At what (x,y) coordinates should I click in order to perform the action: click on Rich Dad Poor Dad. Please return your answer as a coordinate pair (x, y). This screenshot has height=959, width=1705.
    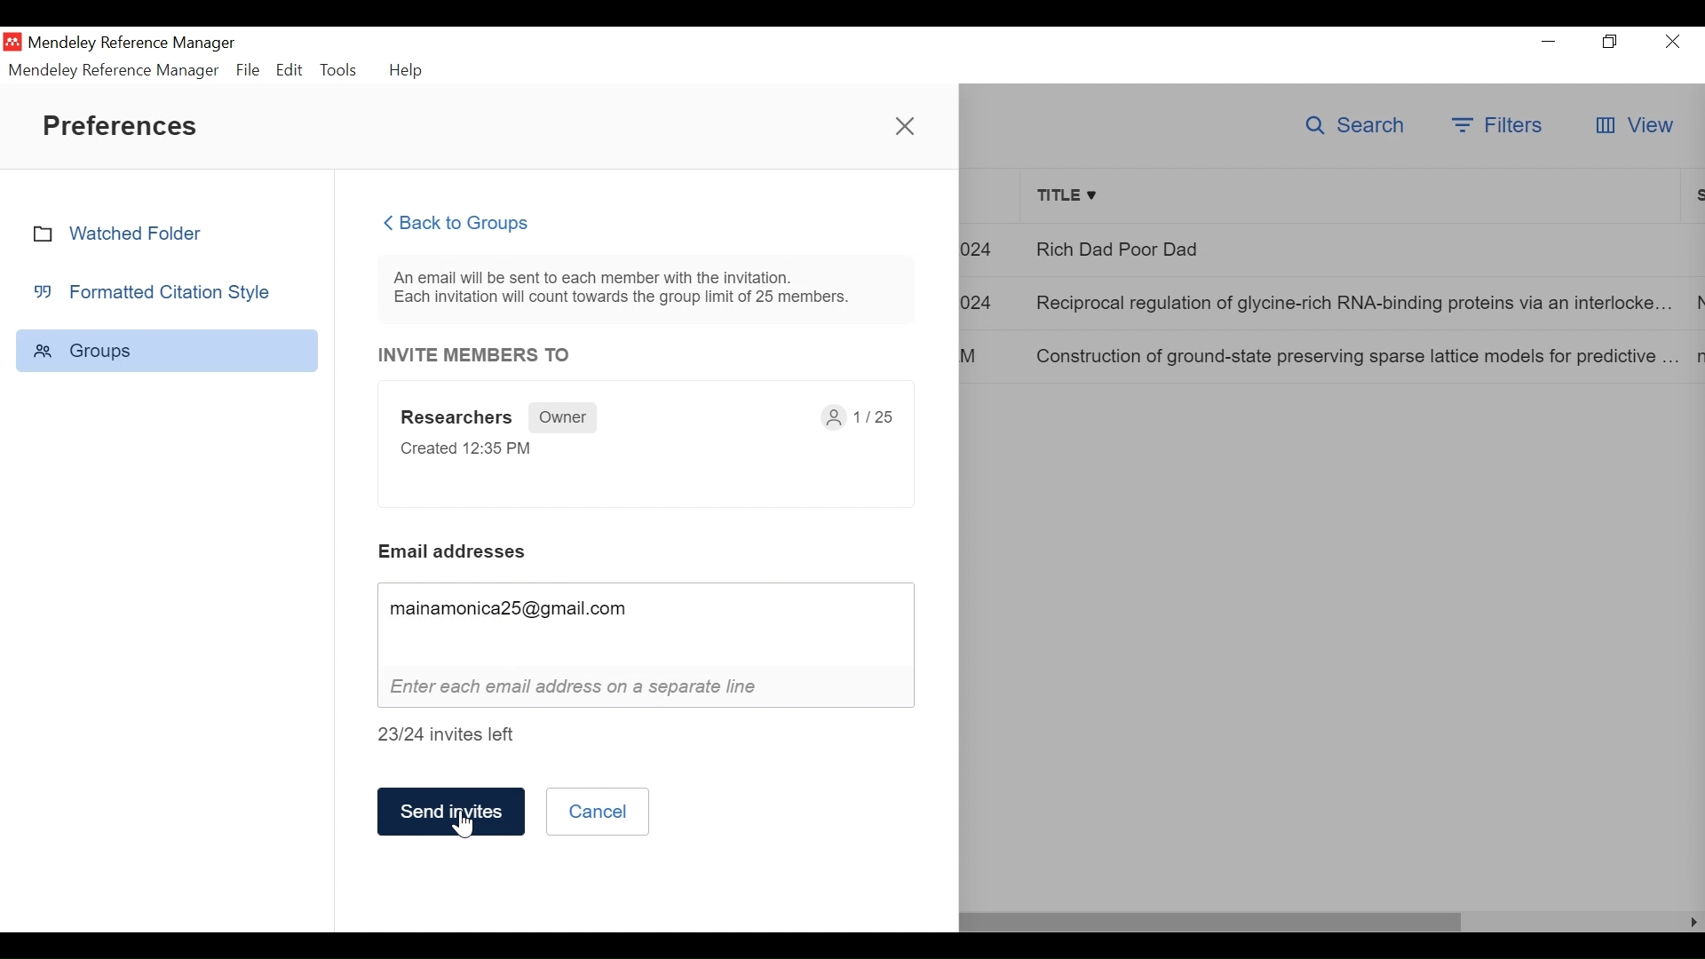
    Looking at the image, I should click on (1356, 249).